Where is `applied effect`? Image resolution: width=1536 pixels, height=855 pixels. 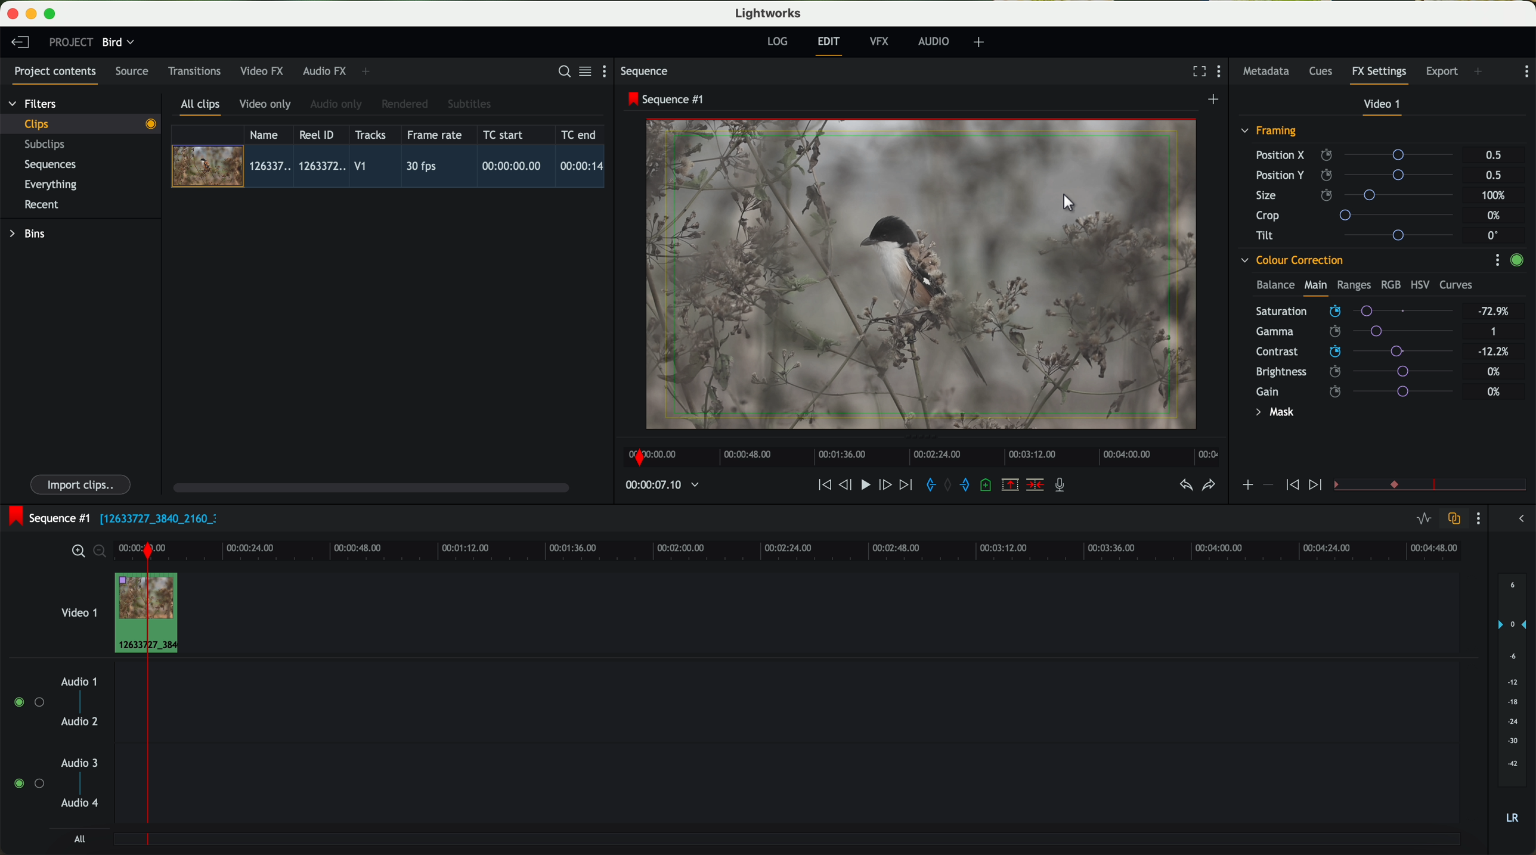
applied effect is located at coordinates (924, 274).